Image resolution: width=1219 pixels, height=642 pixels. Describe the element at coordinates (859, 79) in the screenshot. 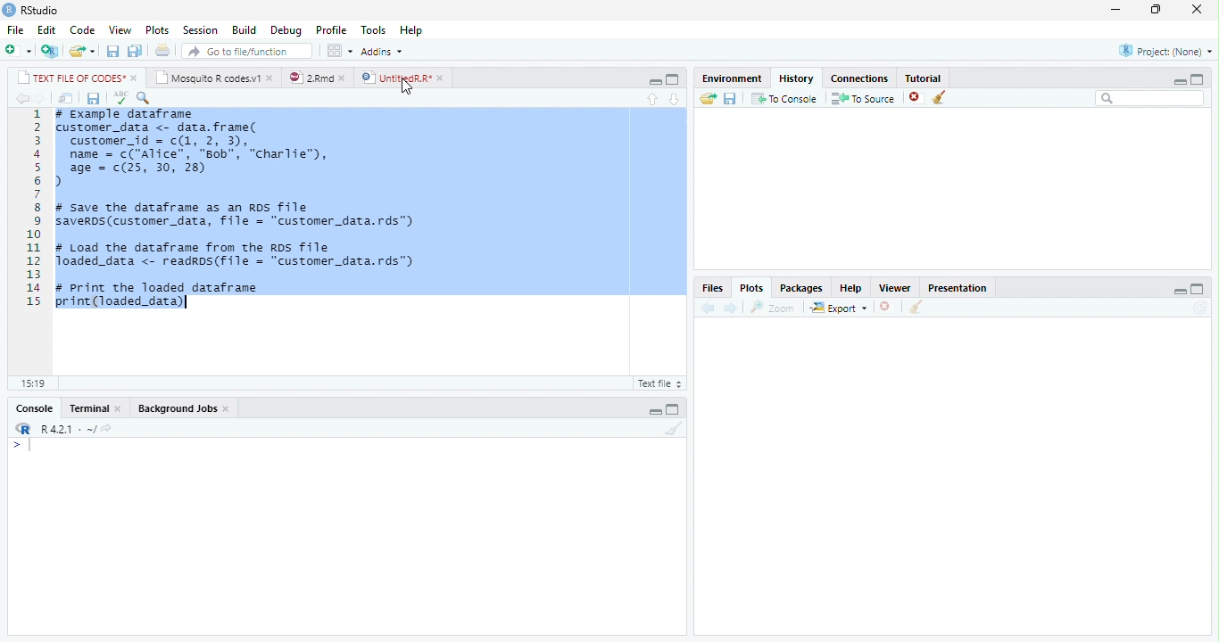

I see `Connections` at that location.